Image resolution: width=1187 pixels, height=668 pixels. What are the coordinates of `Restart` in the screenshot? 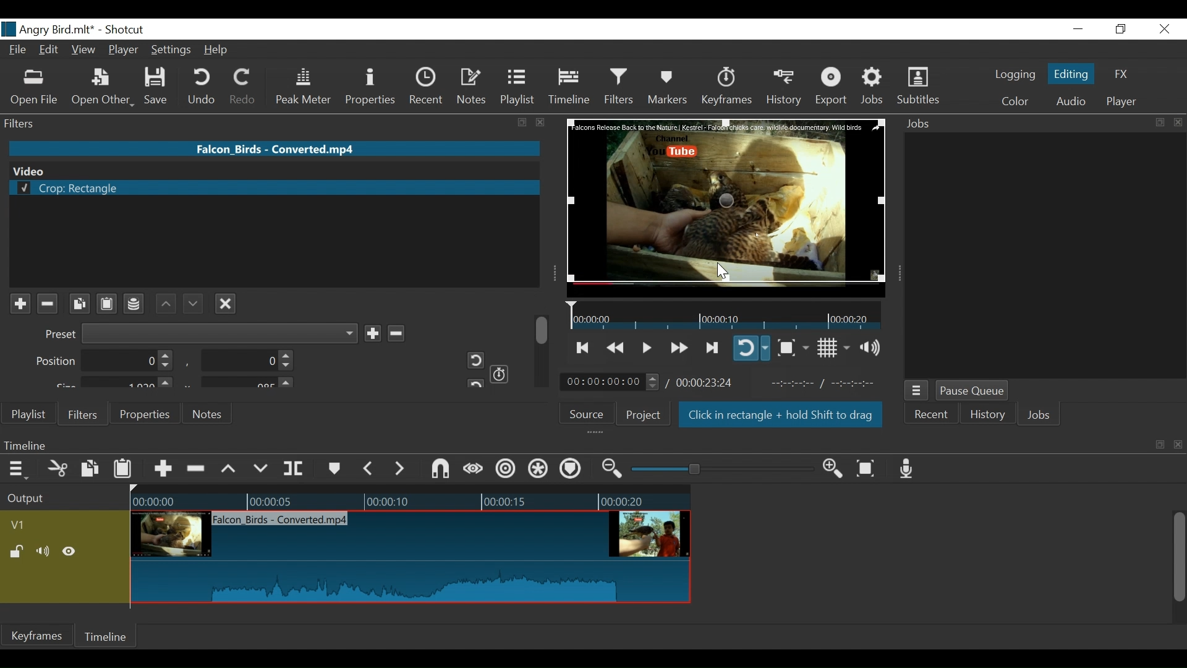 It's located at (471, 360).